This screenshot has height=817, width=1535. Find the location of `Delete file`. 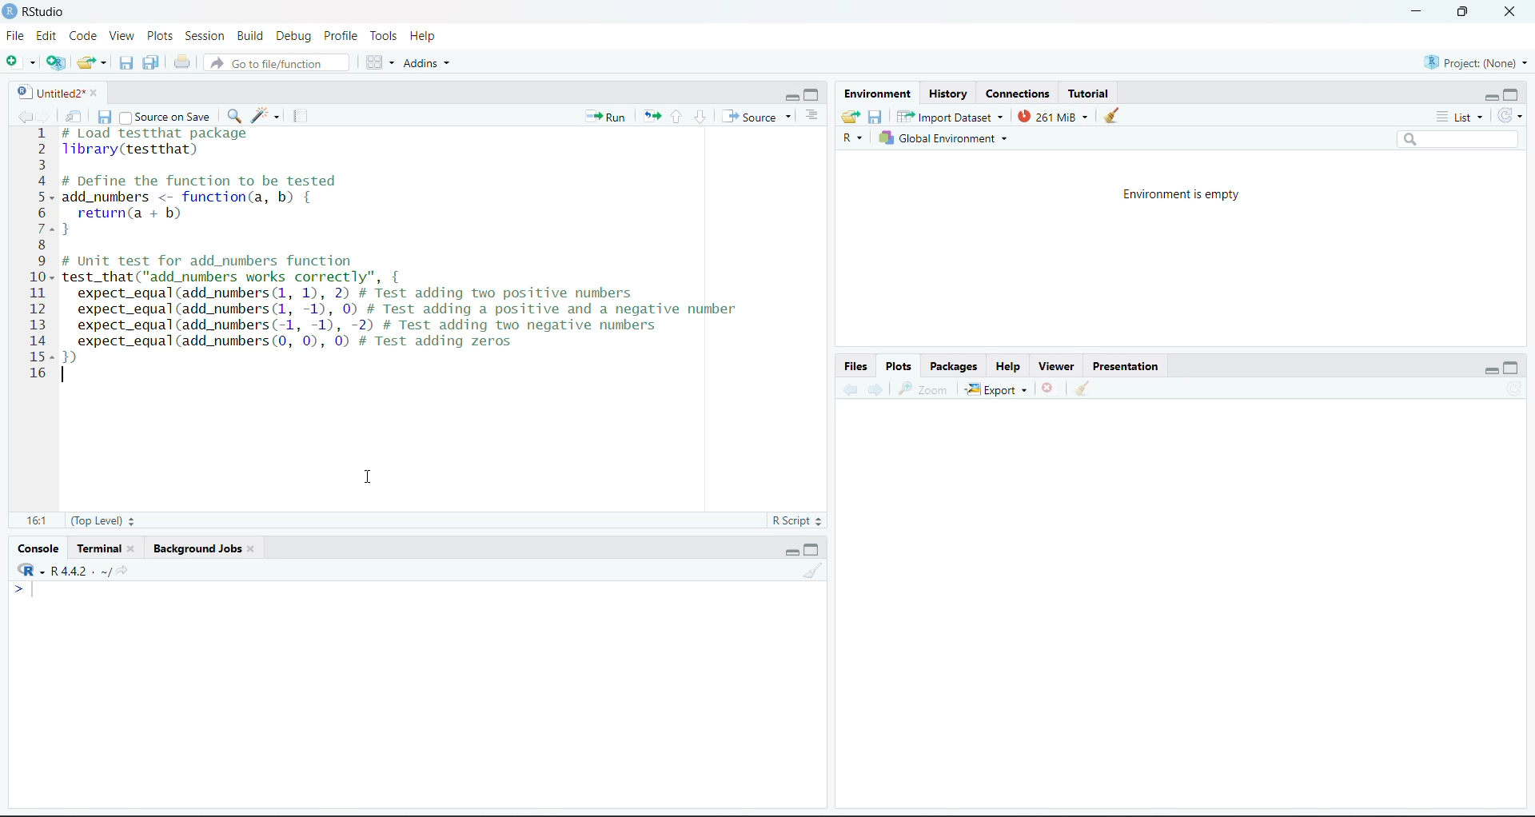

Delete file is located at coordinates (1051, 389).